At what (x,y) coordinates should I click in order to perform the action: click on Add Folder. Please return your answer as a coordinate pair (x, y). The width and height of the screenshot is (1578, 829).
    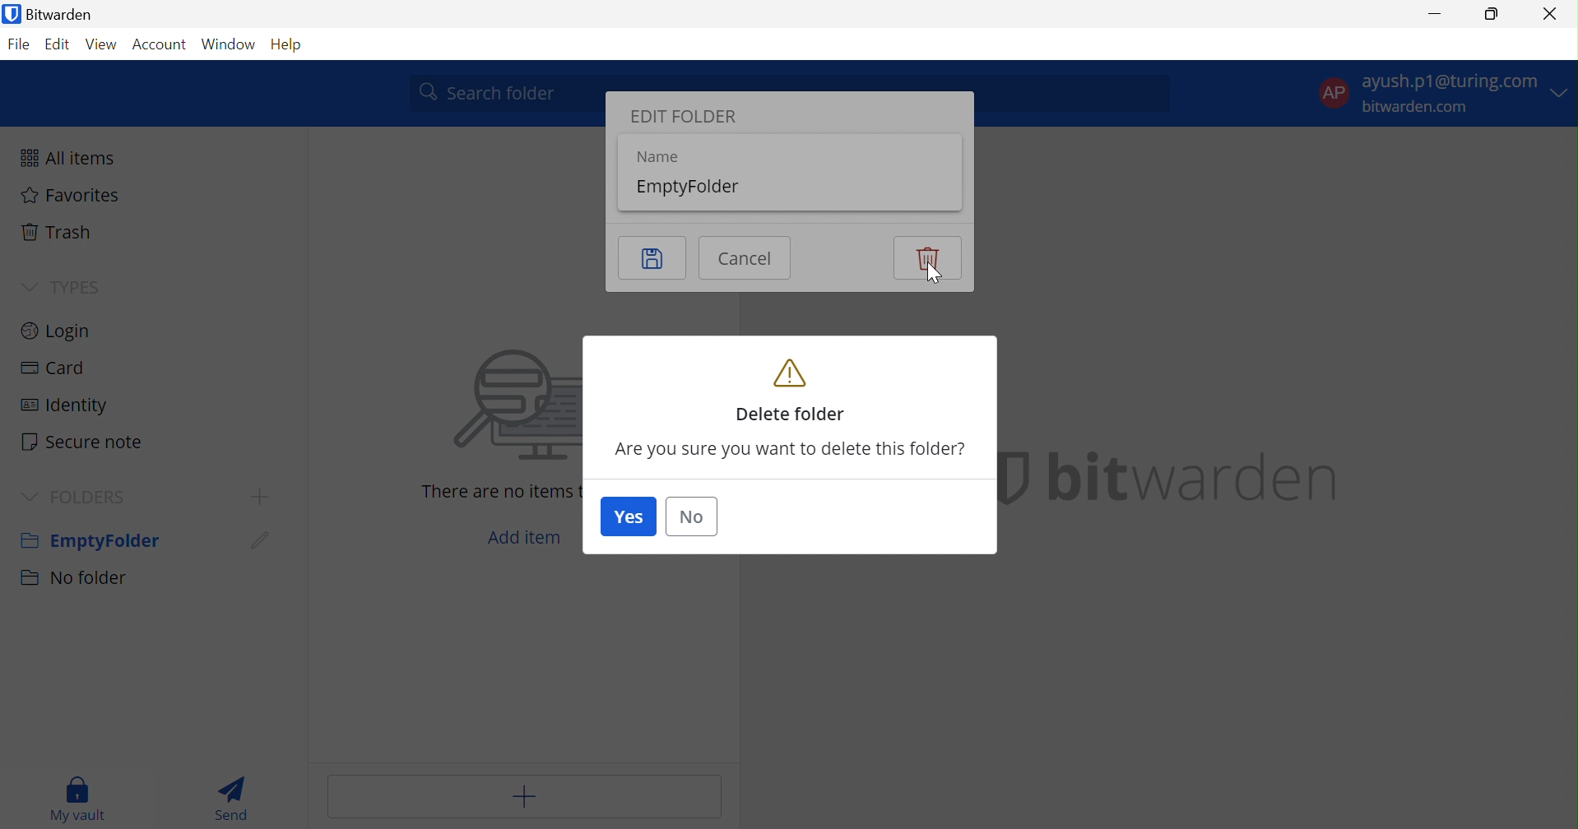
    Looking at the image, I should click on (263, 496).